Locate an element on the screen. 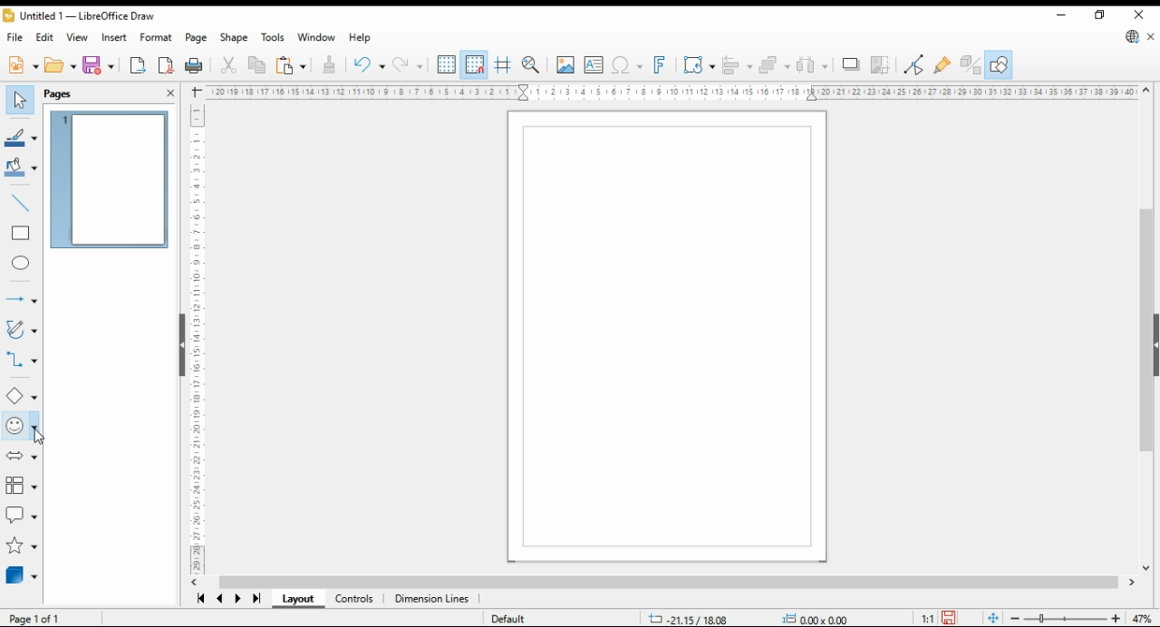  new is located at coordinates (23, 65).